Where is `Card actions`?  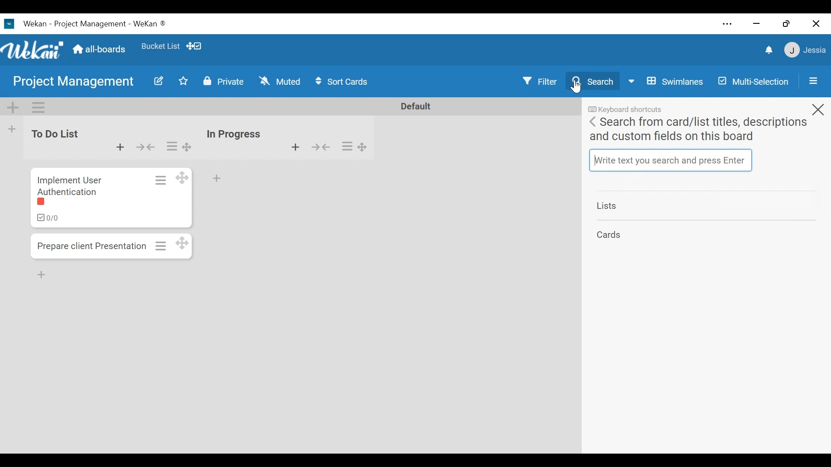
Card actions is located at coordinates (161, 245).